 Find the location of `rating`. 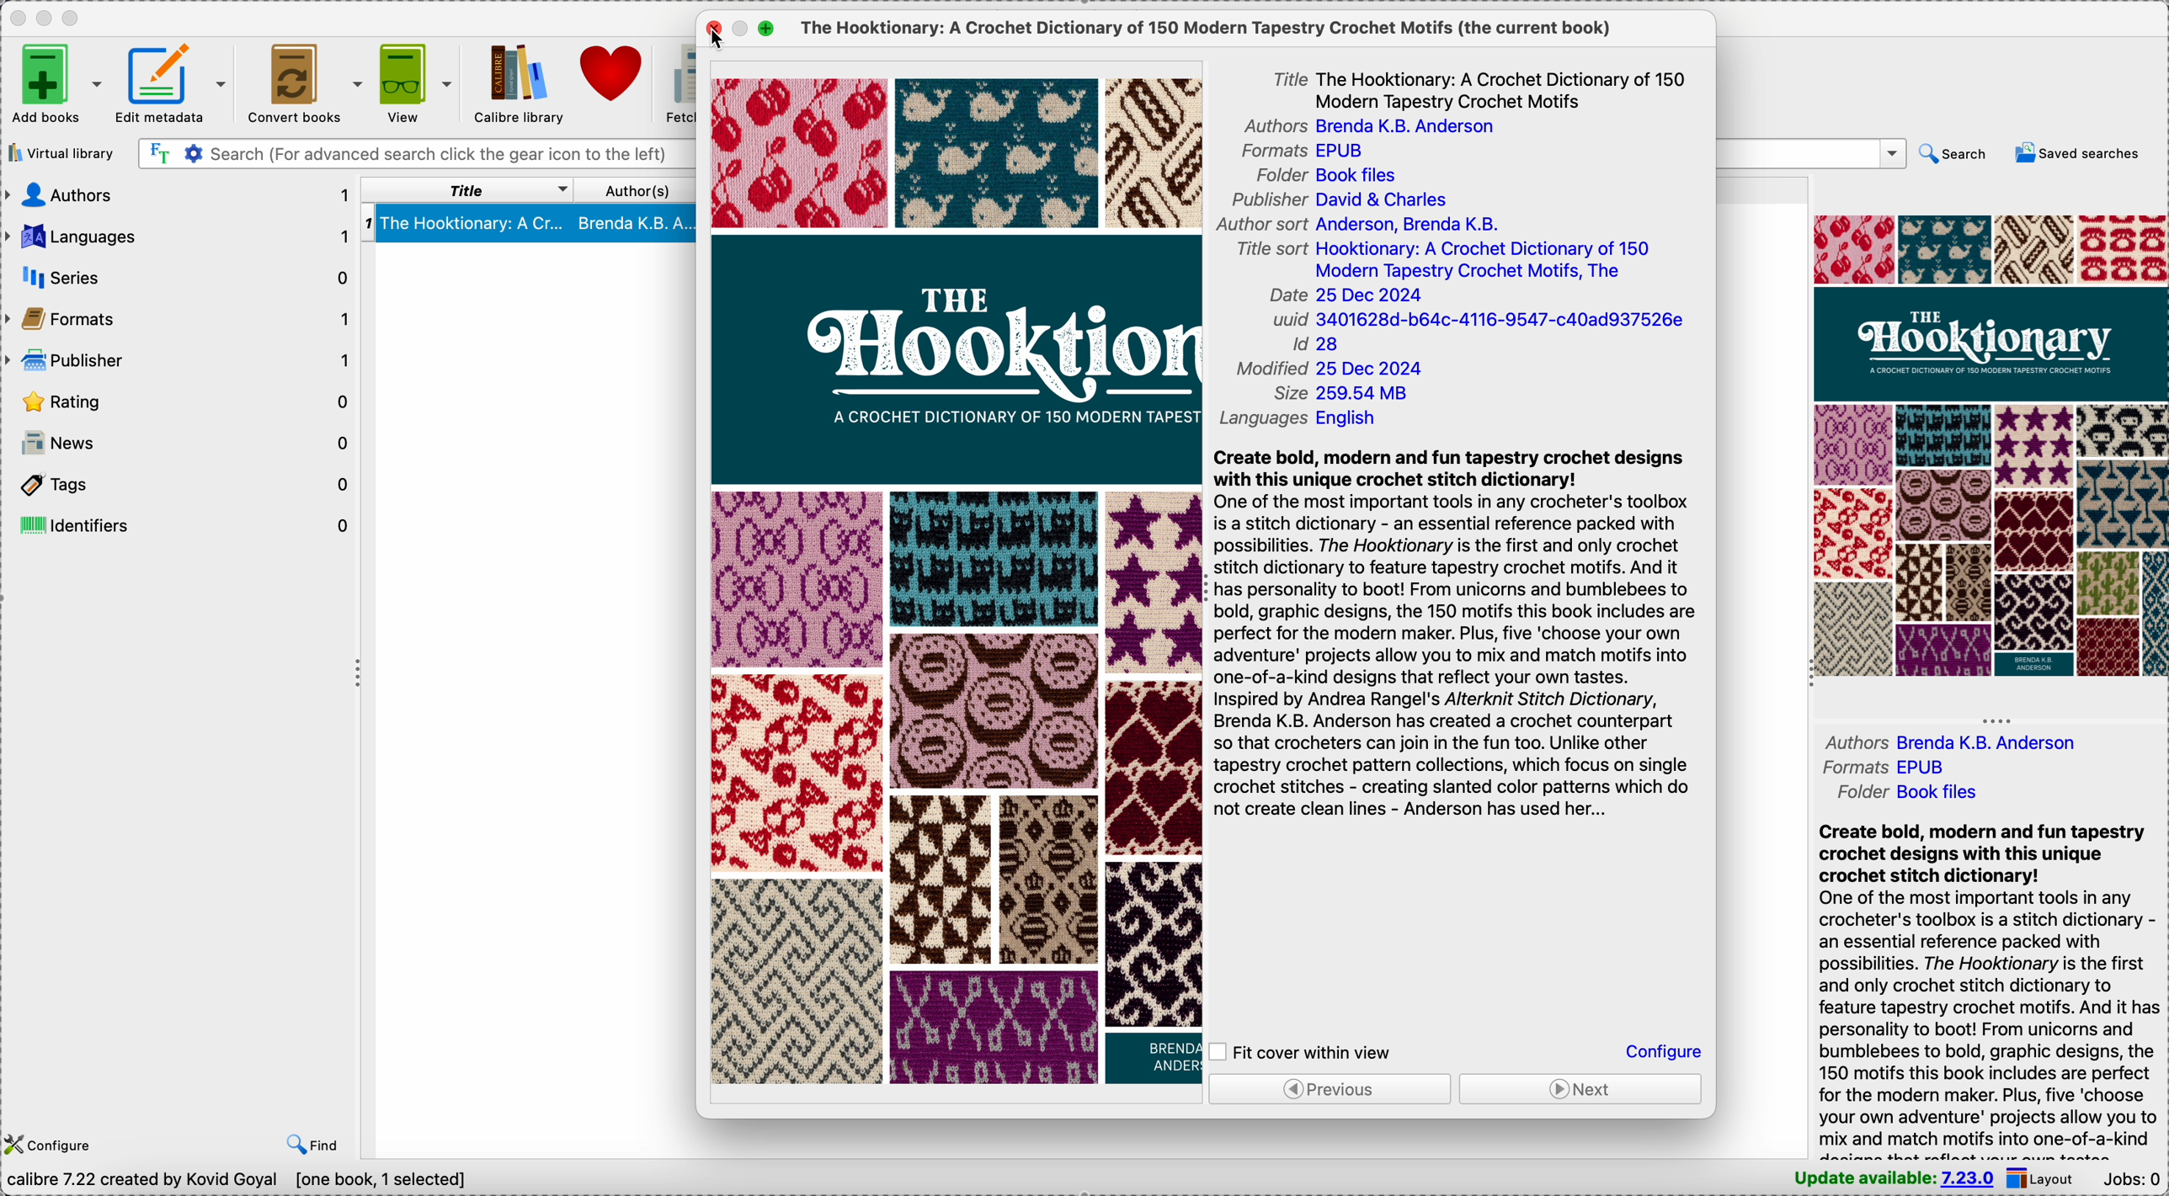

rating is located at coordinates (182, 401).